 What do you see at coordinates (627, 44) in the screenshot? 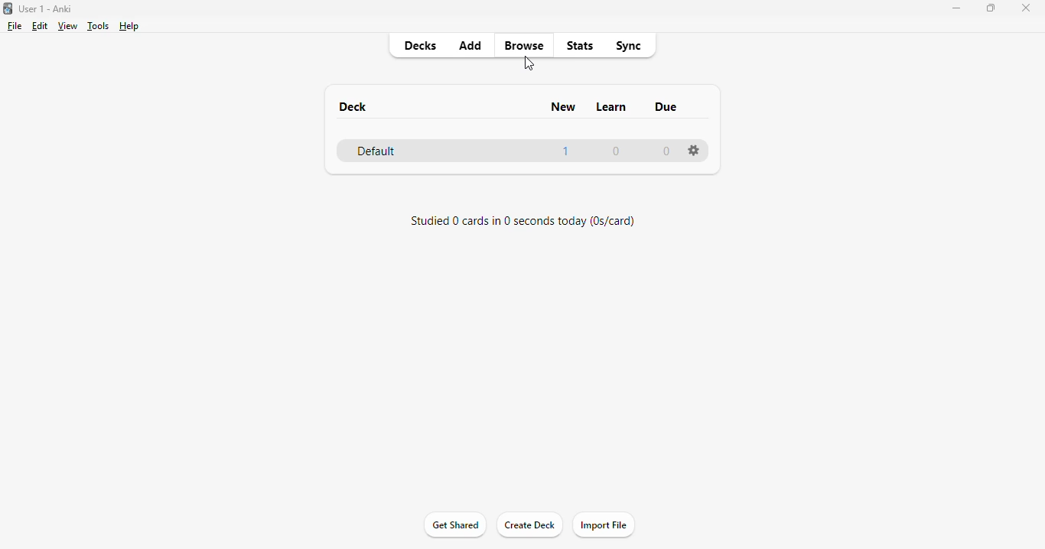
I see `sync` at bounding box center [627, 44].